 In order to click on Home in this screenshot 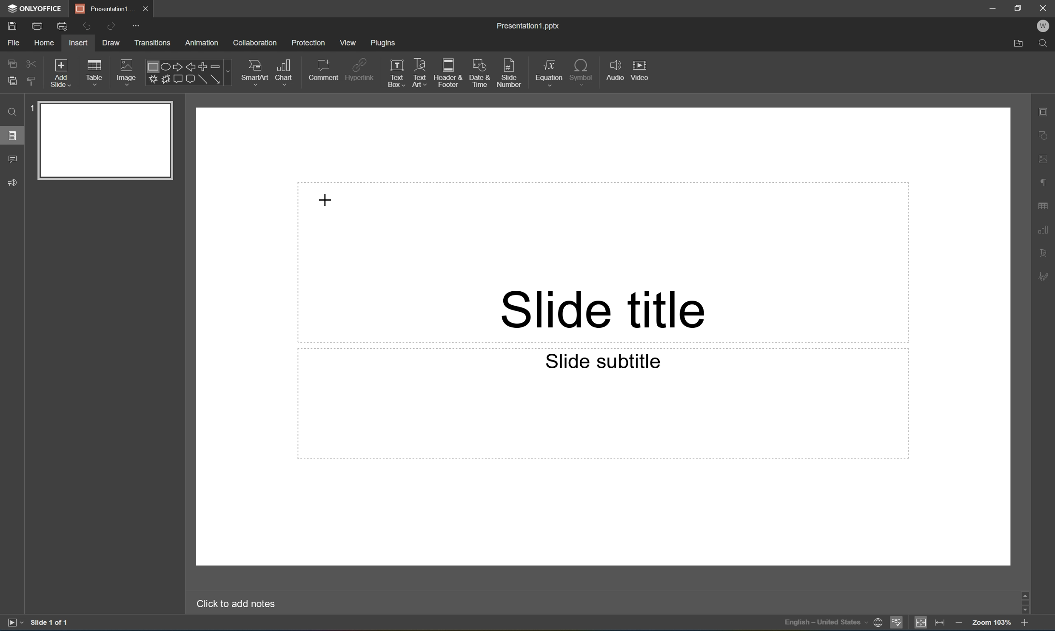, I will do `click(45, 43)`.